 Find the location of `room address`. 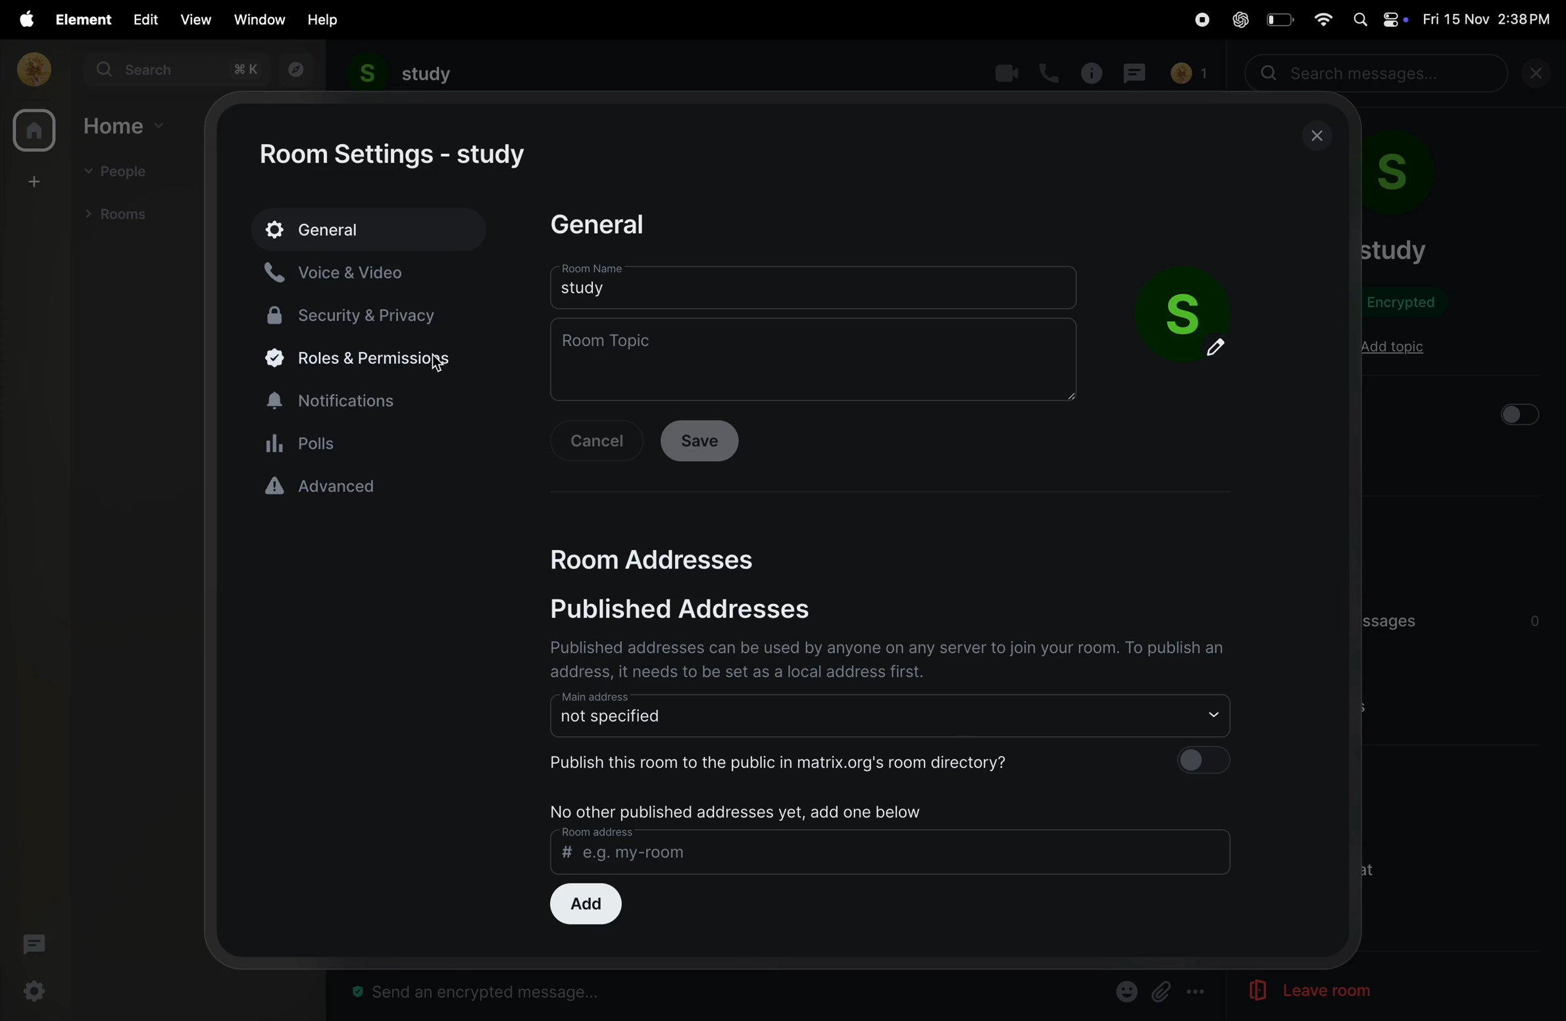

room address is located at coordinates (892, 849).